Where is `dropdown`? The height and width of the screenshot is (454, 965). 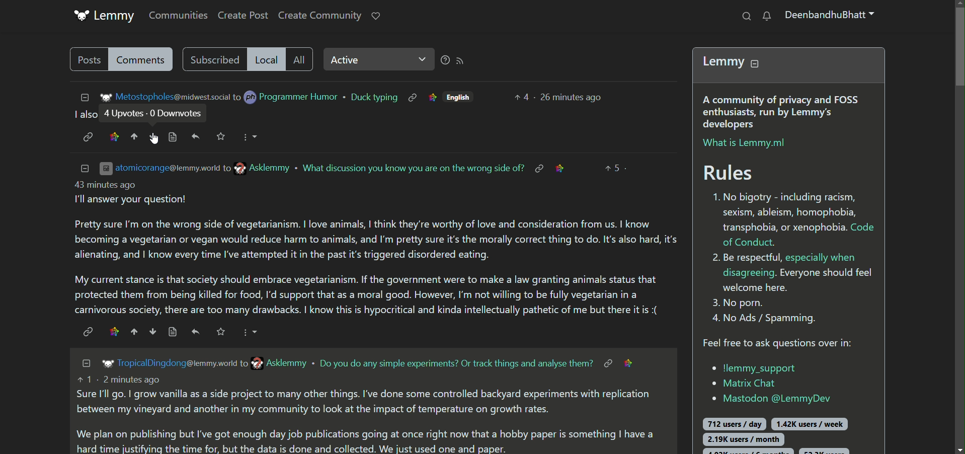 dropdown is located at coordinates (250, 332).